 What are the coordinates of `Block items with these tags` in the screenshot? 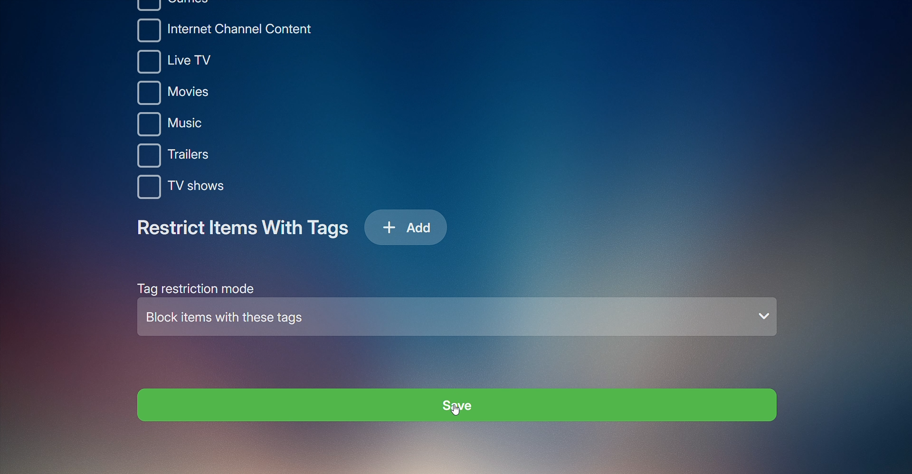 It's located at (456, 319).